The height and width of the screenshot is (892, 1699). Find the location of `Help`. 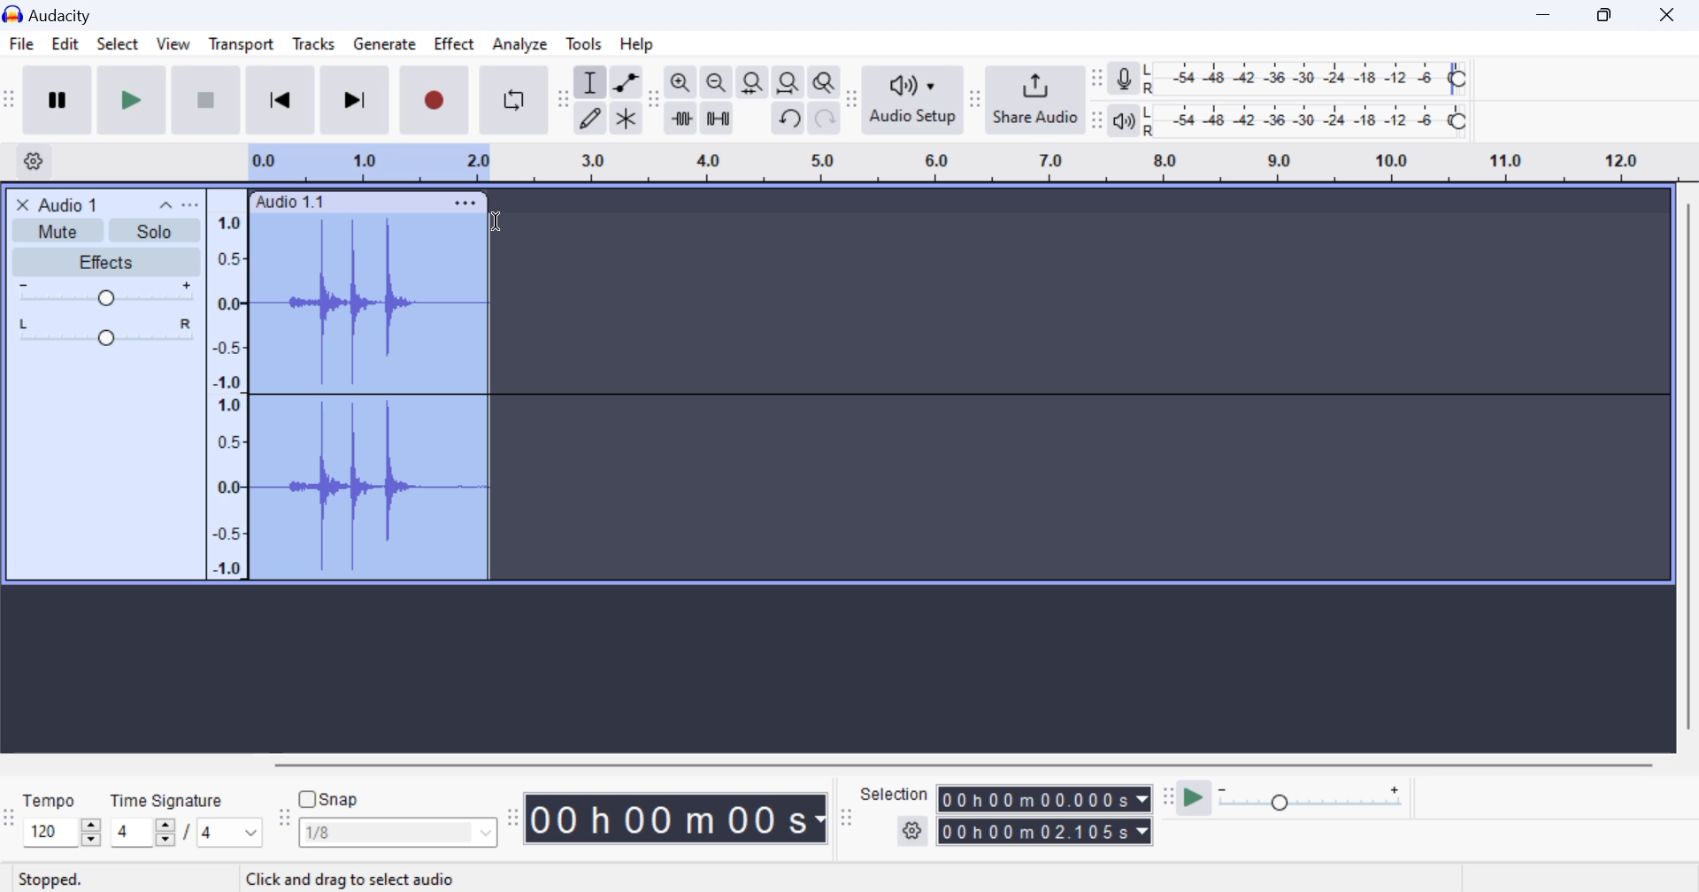

Help is located at coordinates (641, 43).